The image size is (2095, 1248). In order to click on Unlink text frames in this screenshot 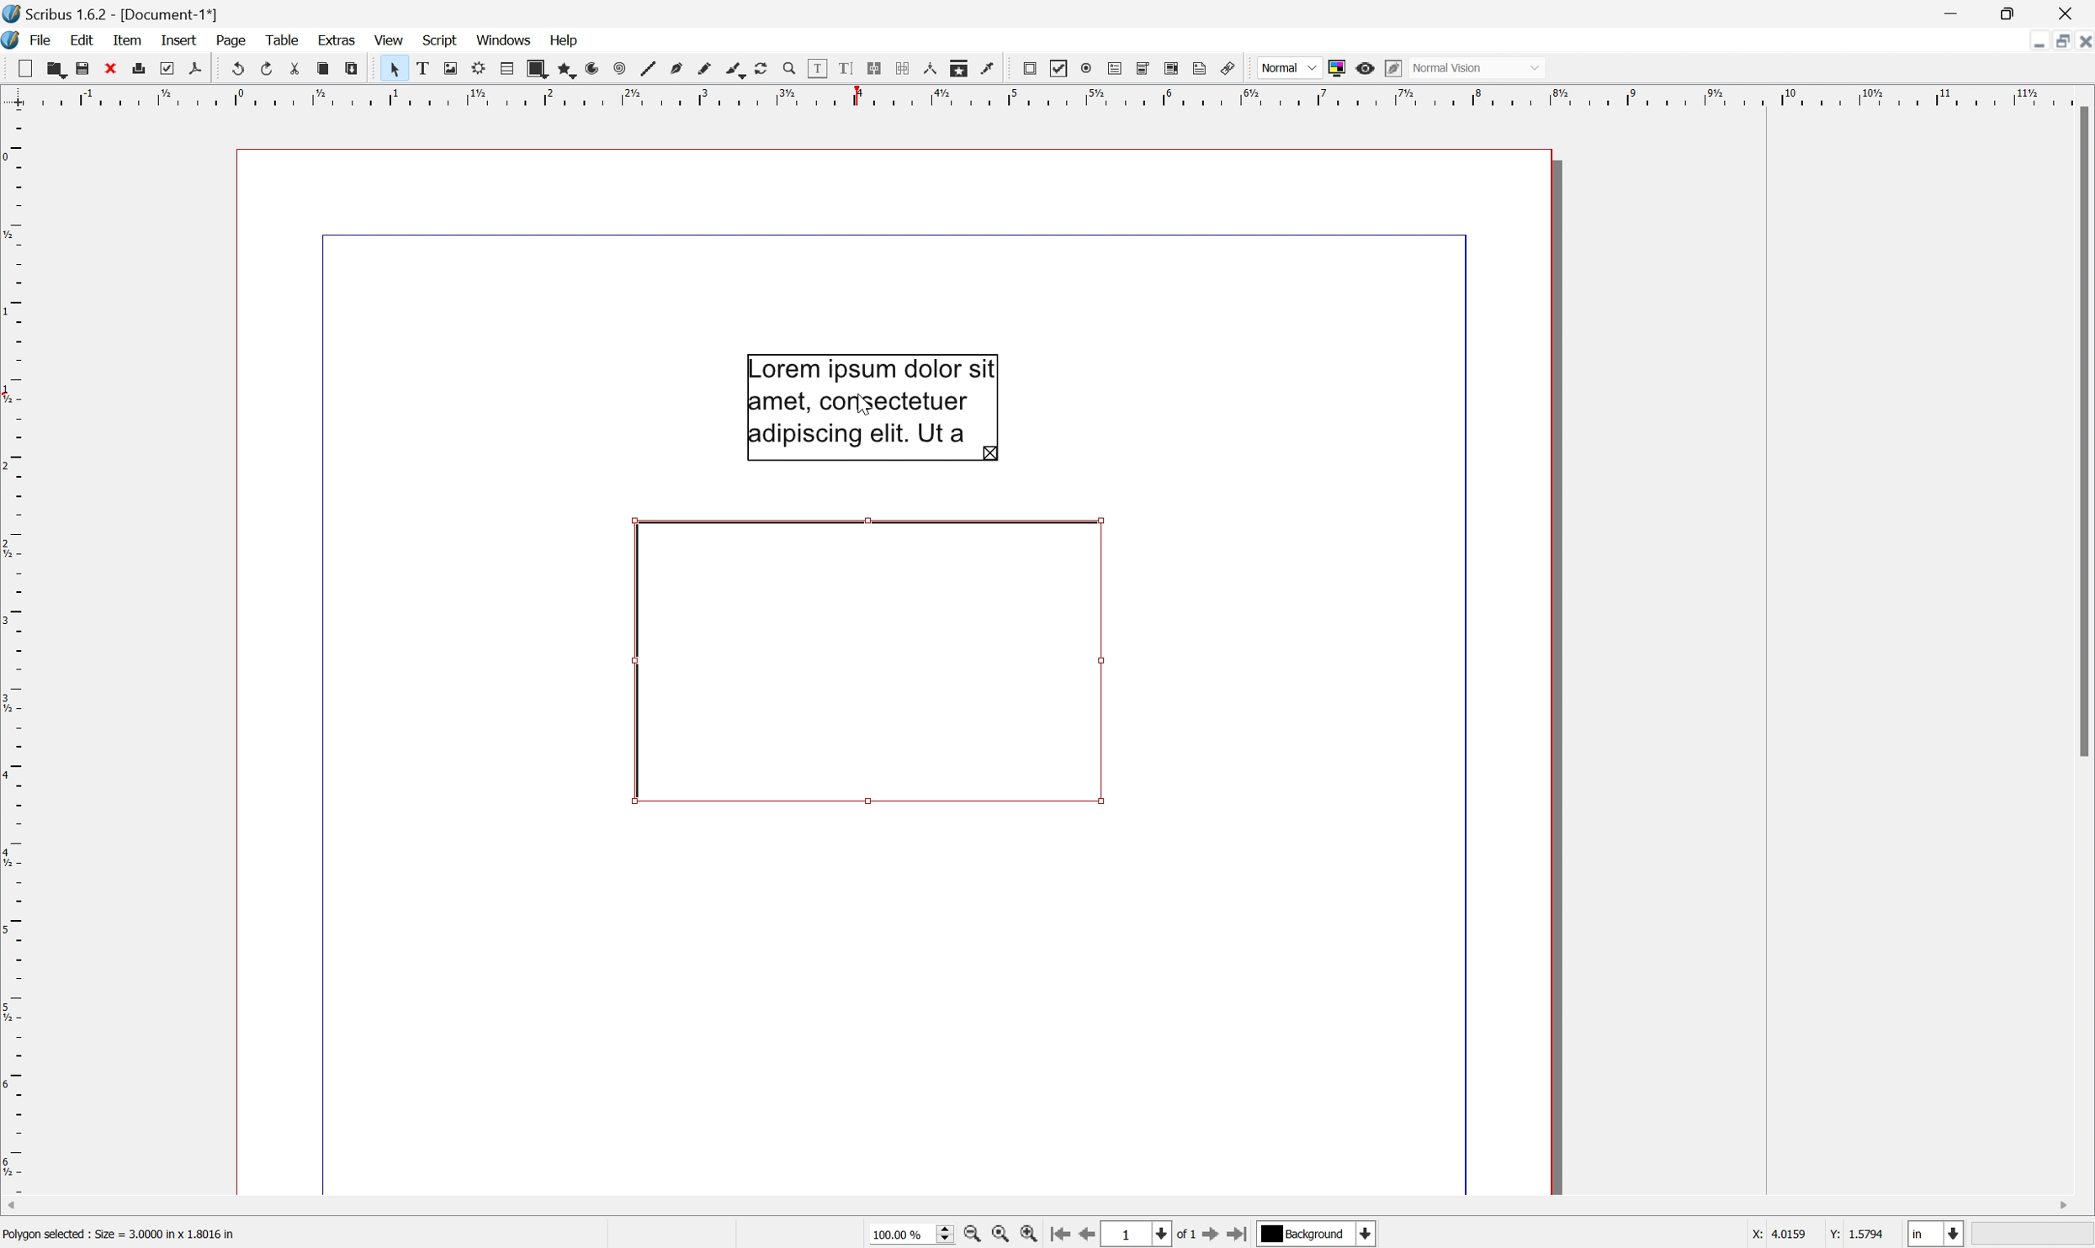, I will do `click(902, 67)`.